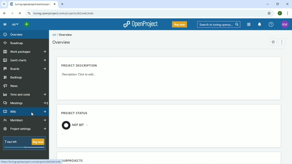  What do you see at coordinates (280, 13) in the screenshot?
I see `Account` at bounding box center [280, 13].